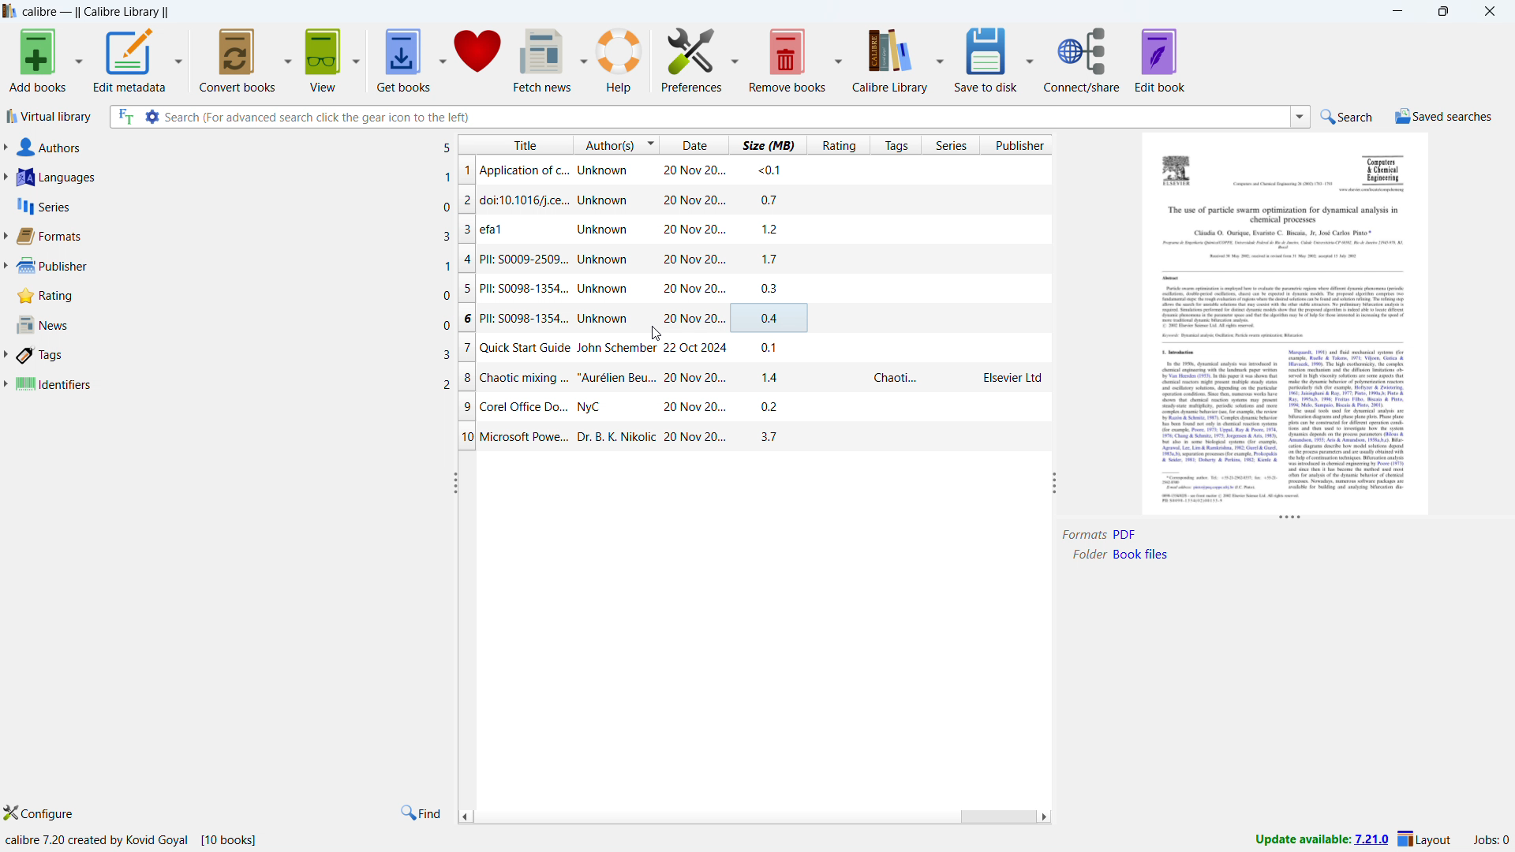 The image size is (1515, 852). Describe the element at coordinates (1285, 323) in the screenshot. I see `double click to open book details window` at that location.